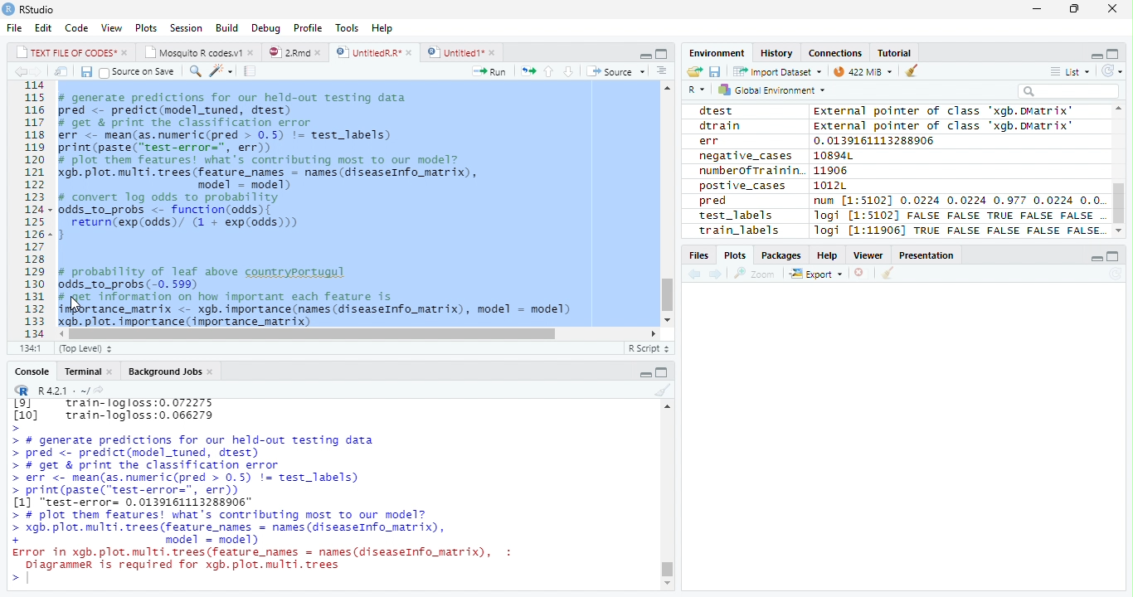 The height and width of the screenshot is (597, 1133). What do you see at coordinates (75, 304) in the screenshot?
I see `Cursor` at bounding box center [75, 304].